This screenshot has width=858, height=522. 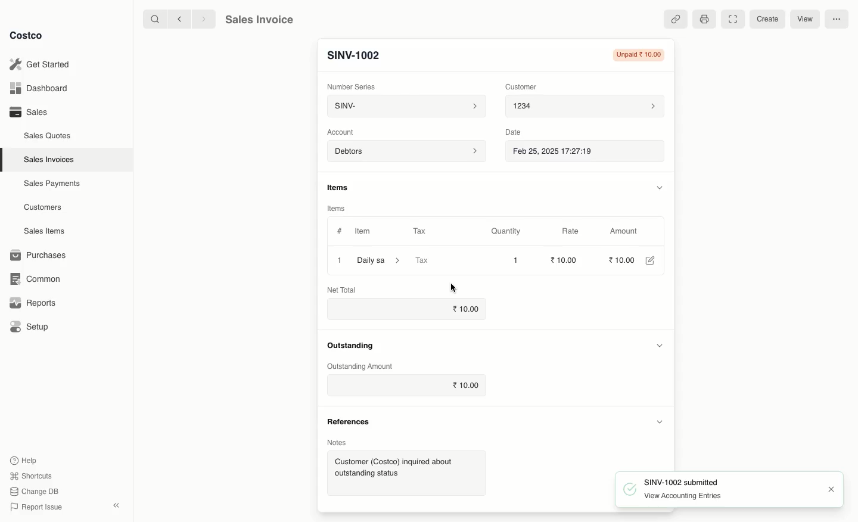 What do you see at coordinates (38, 507) in the screenshot?
I see `Report Issue` at bounding box center [38, 507].